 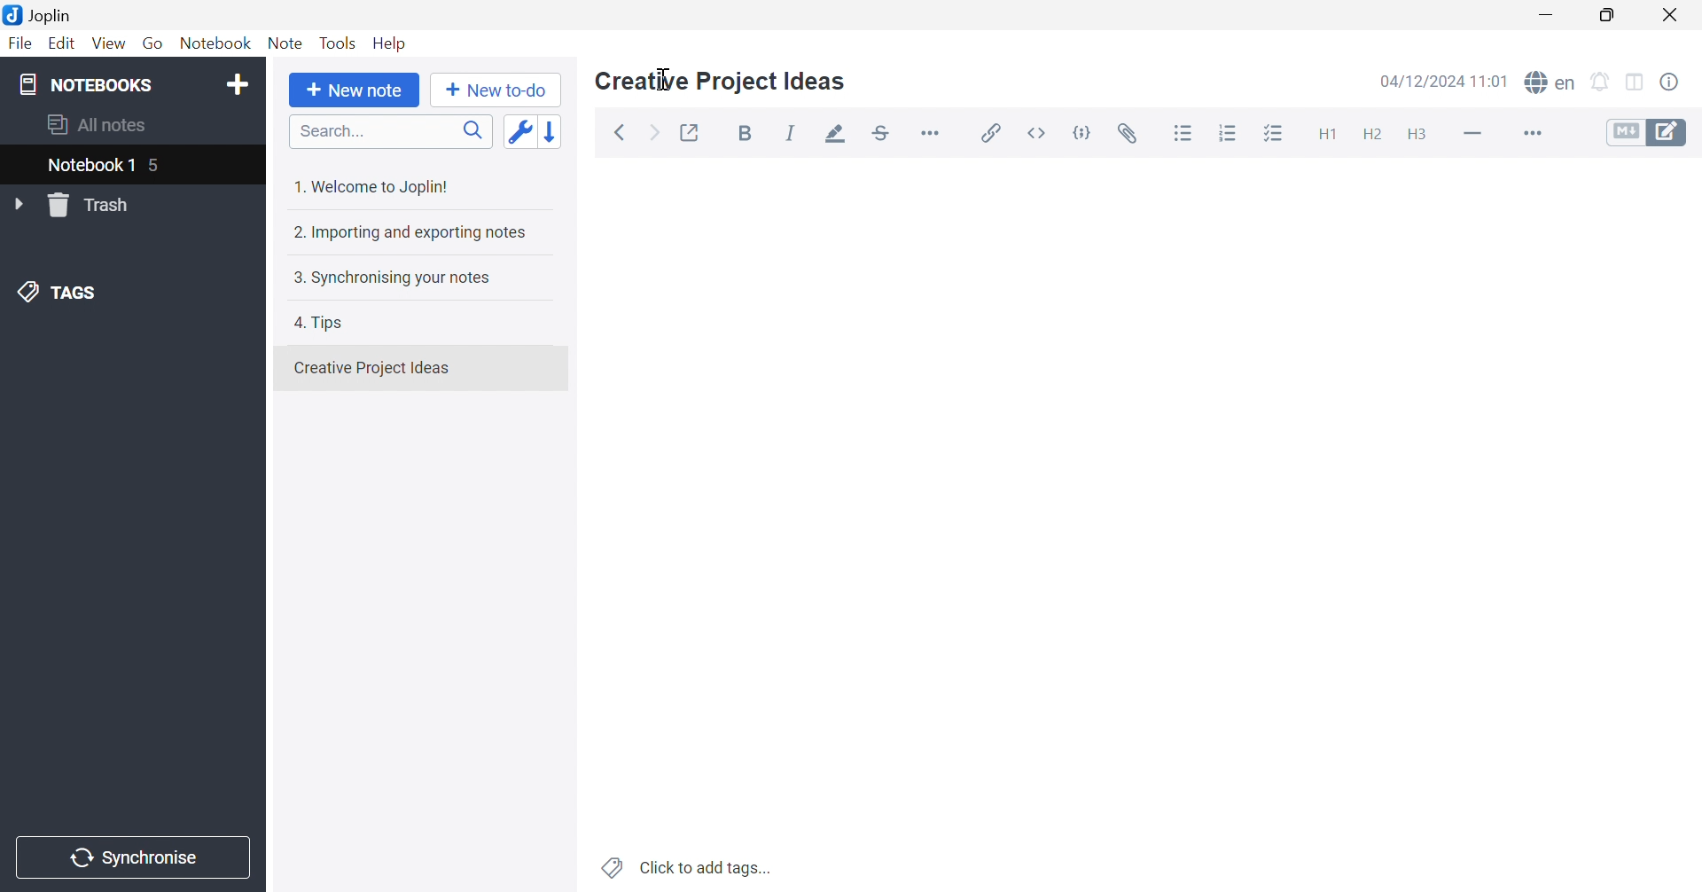 What do you see at coordinates (838, 135) in the screenshot?
I see `Highlight` at bounding box center [838, 135].